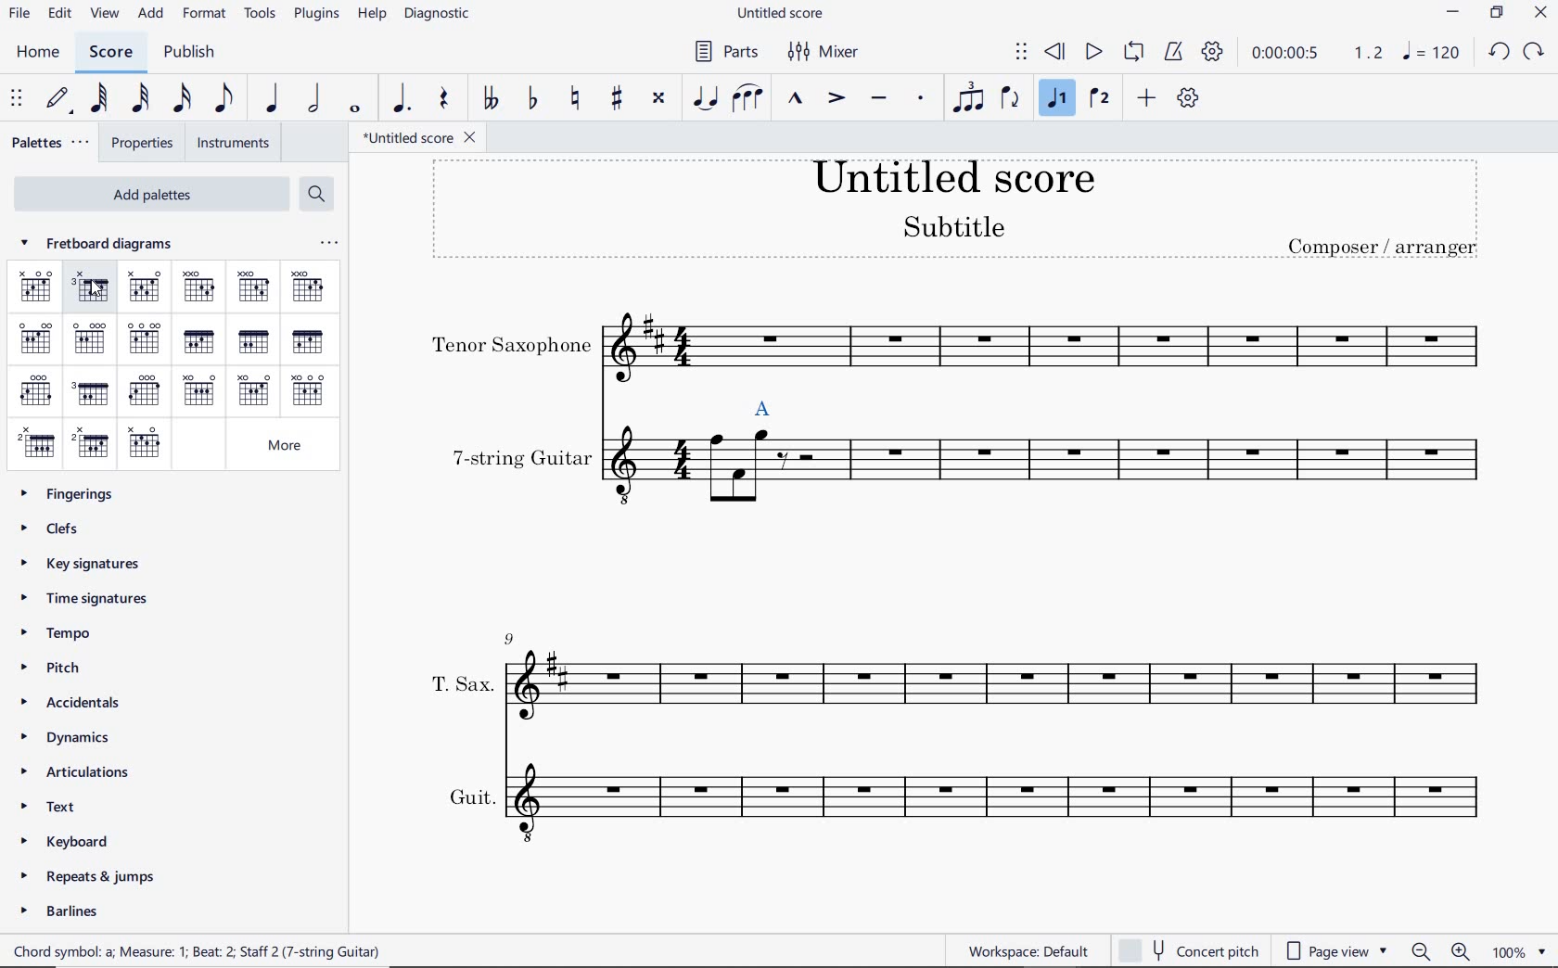 The height and width of the screenshot is (968, 1558). What do you see at coordinates (75, 843) in the screenshot?
I see `KEYBOARD` at bounding box center [75, 843].